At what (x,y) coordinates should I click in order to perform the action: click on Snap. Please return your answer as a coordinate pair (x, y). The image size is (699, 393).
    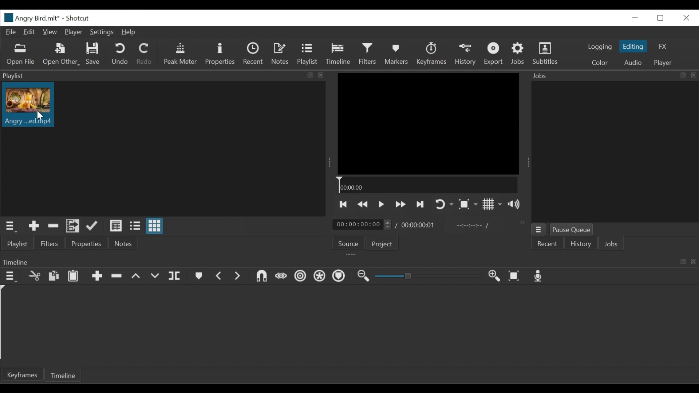
    Looking at the image, I should click on (319, 277).